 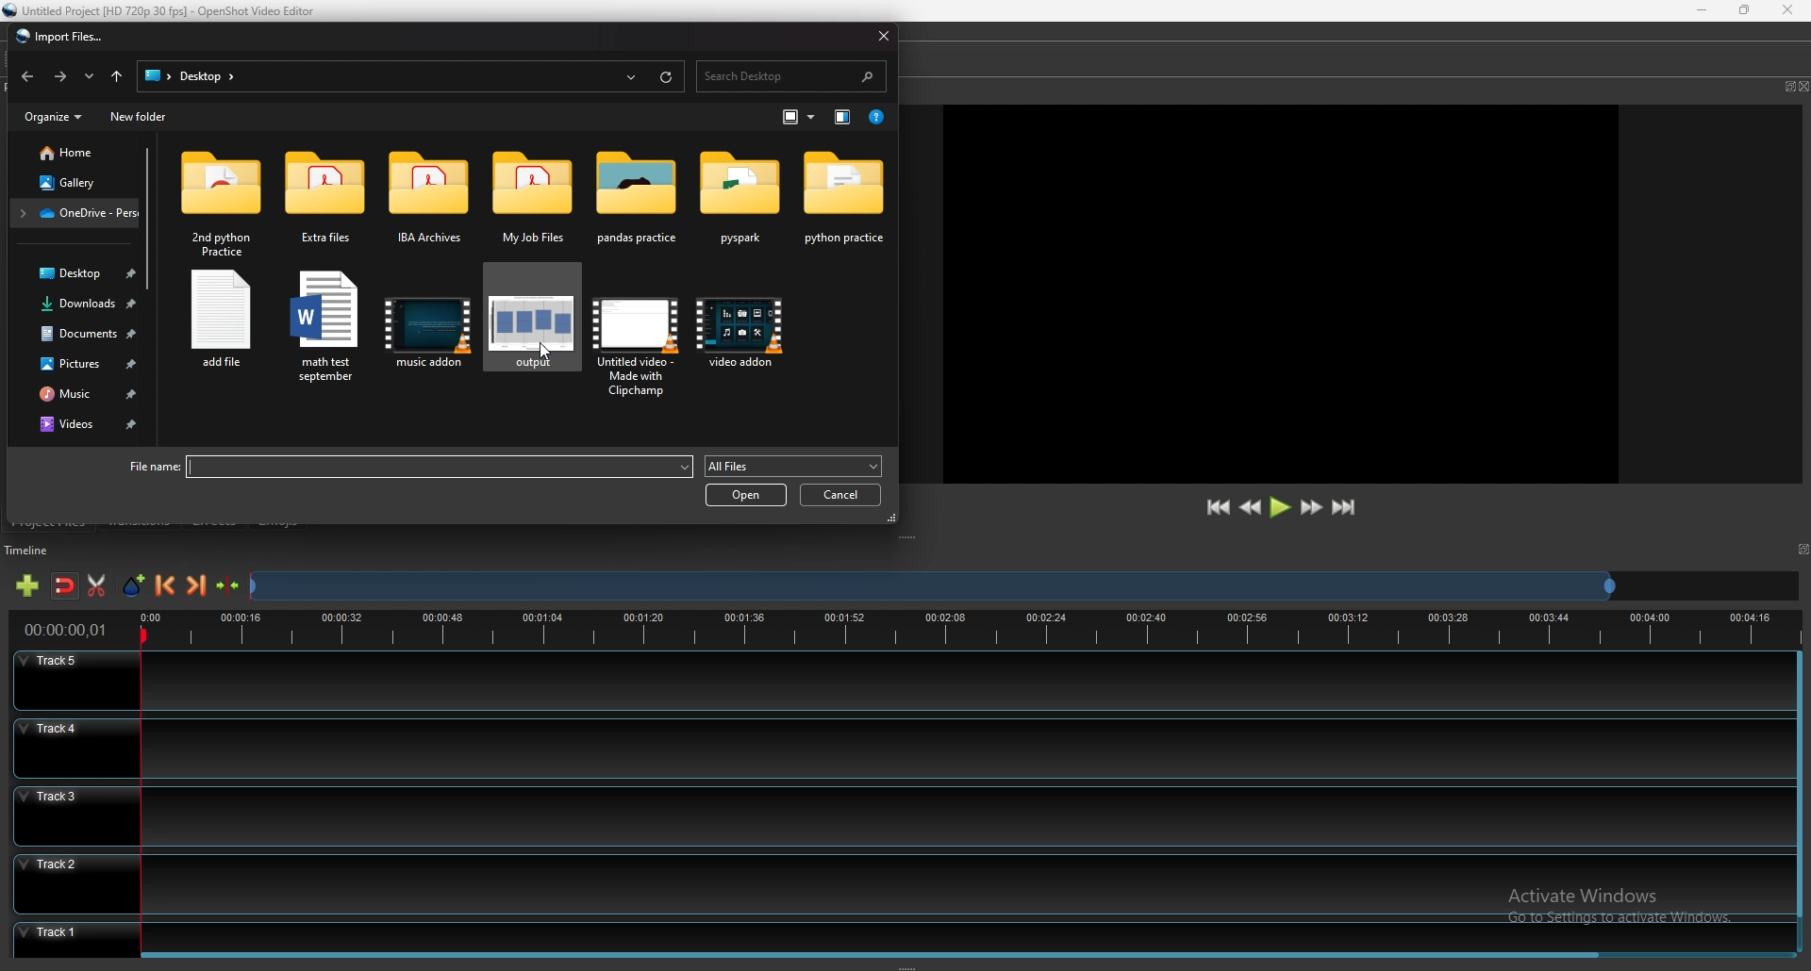 I want to click on help, so click(x=876, y=117).